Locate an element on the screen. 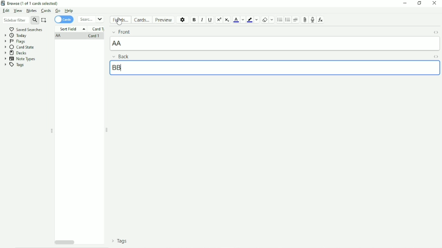 The width and height of the screenshot is (442, 248). Bold is located at coordinates (194, 20).